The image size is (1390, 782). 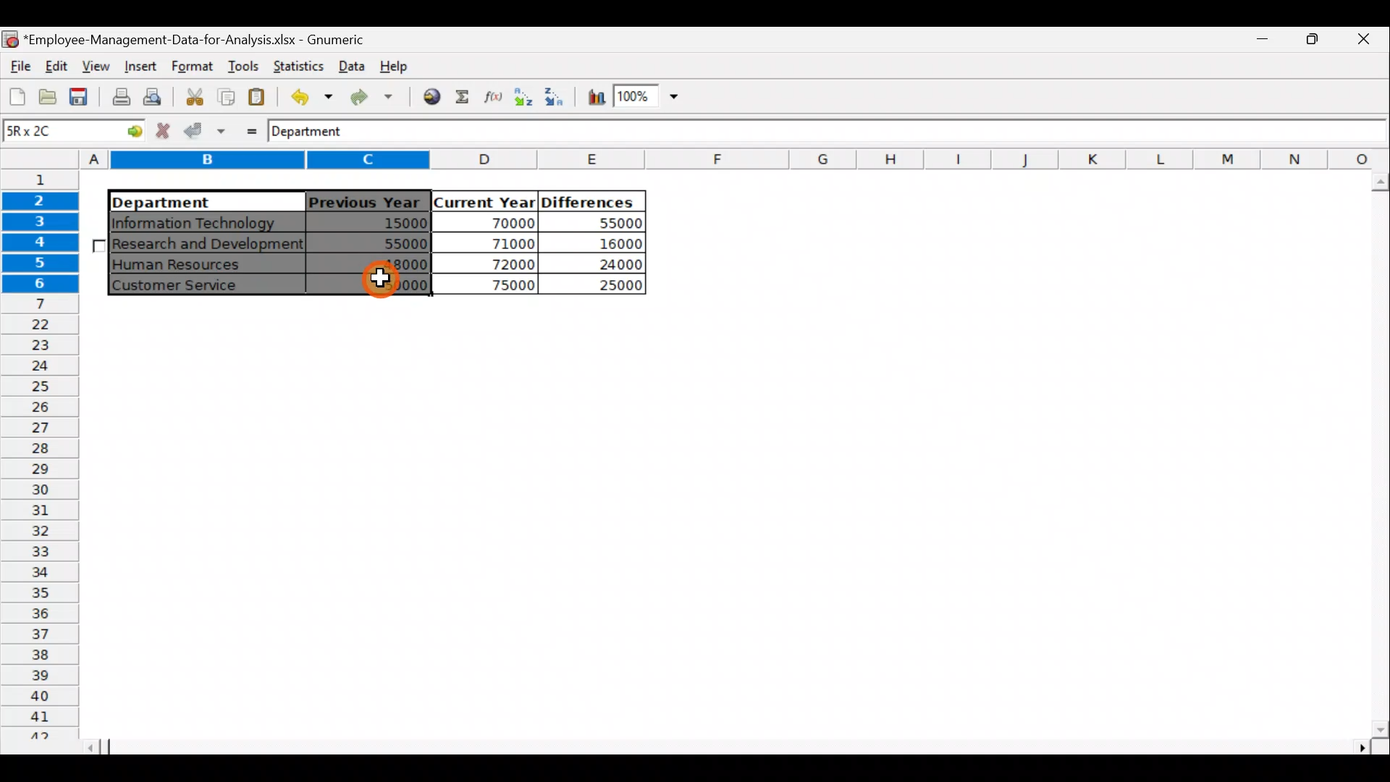 I want to click on Sort in Ascending order, so click(x=523, y=96).